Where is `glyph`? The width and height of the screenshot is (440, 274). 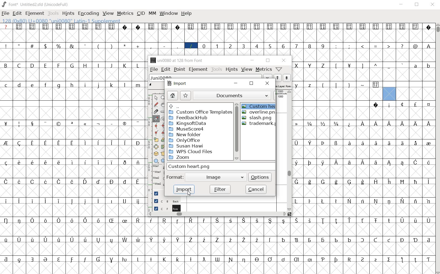 glyph is located at coordinates (46, 182).